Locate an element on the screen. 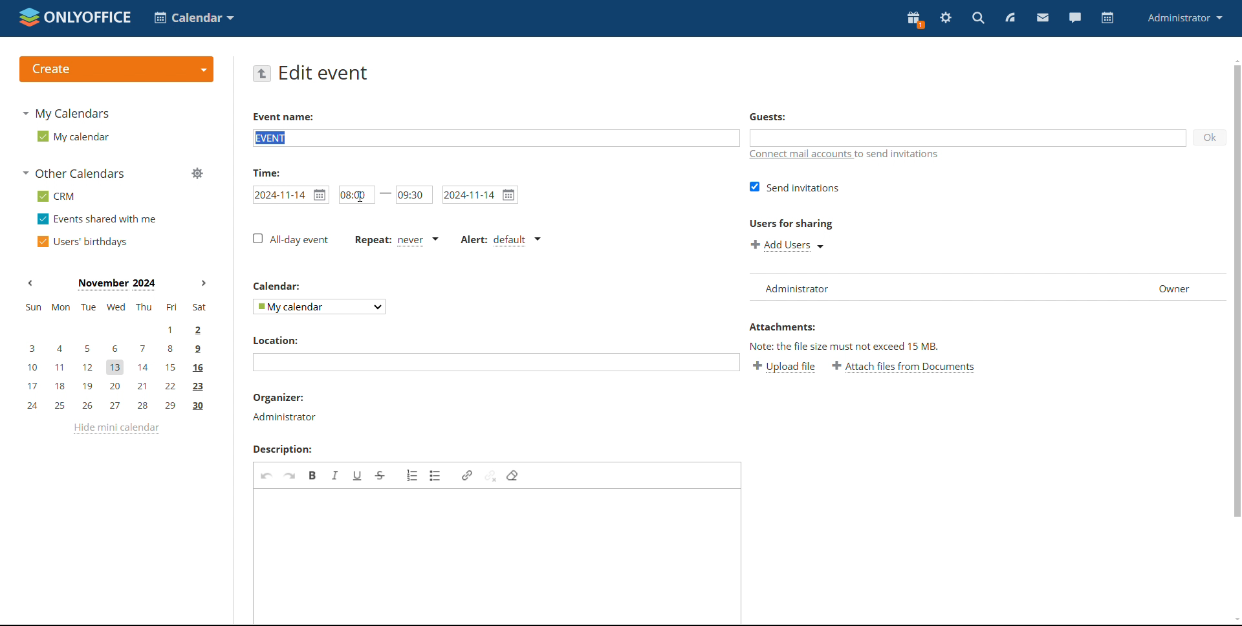  17, 18, 19, 20, 21, 22, 23 is located at coordinates (118, 386).